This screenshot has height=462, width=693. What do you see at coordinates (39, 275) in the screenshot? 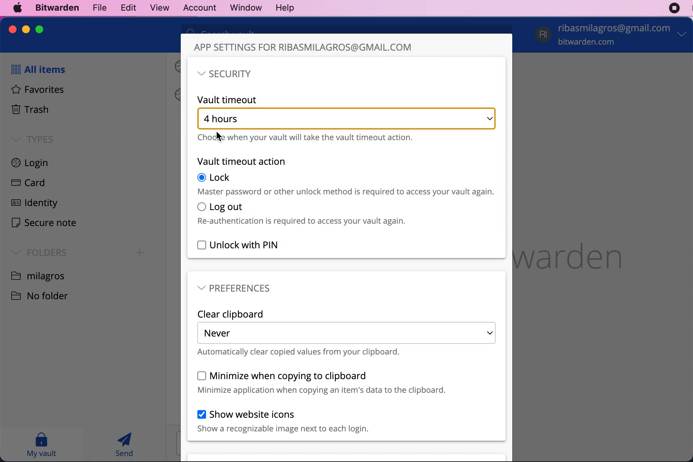
I see `folder name` at bounding box center [39, 275].